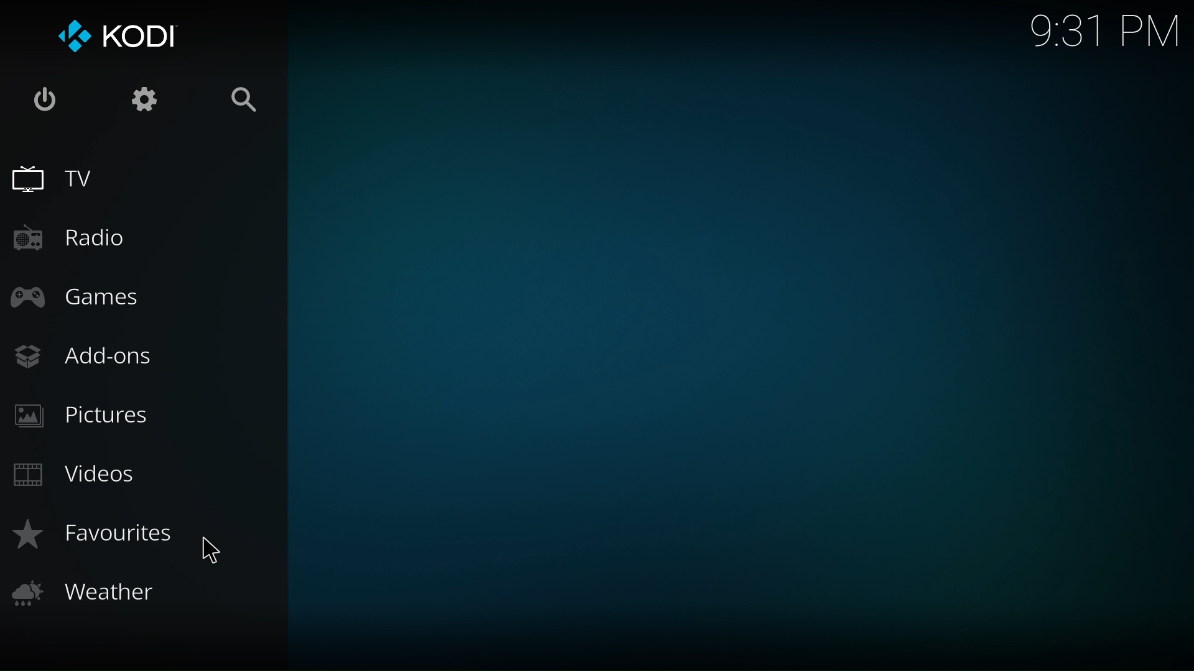  Describe the element at coordinates (1108, 32) in the screenshot. I see `9:31 PM` at that location.